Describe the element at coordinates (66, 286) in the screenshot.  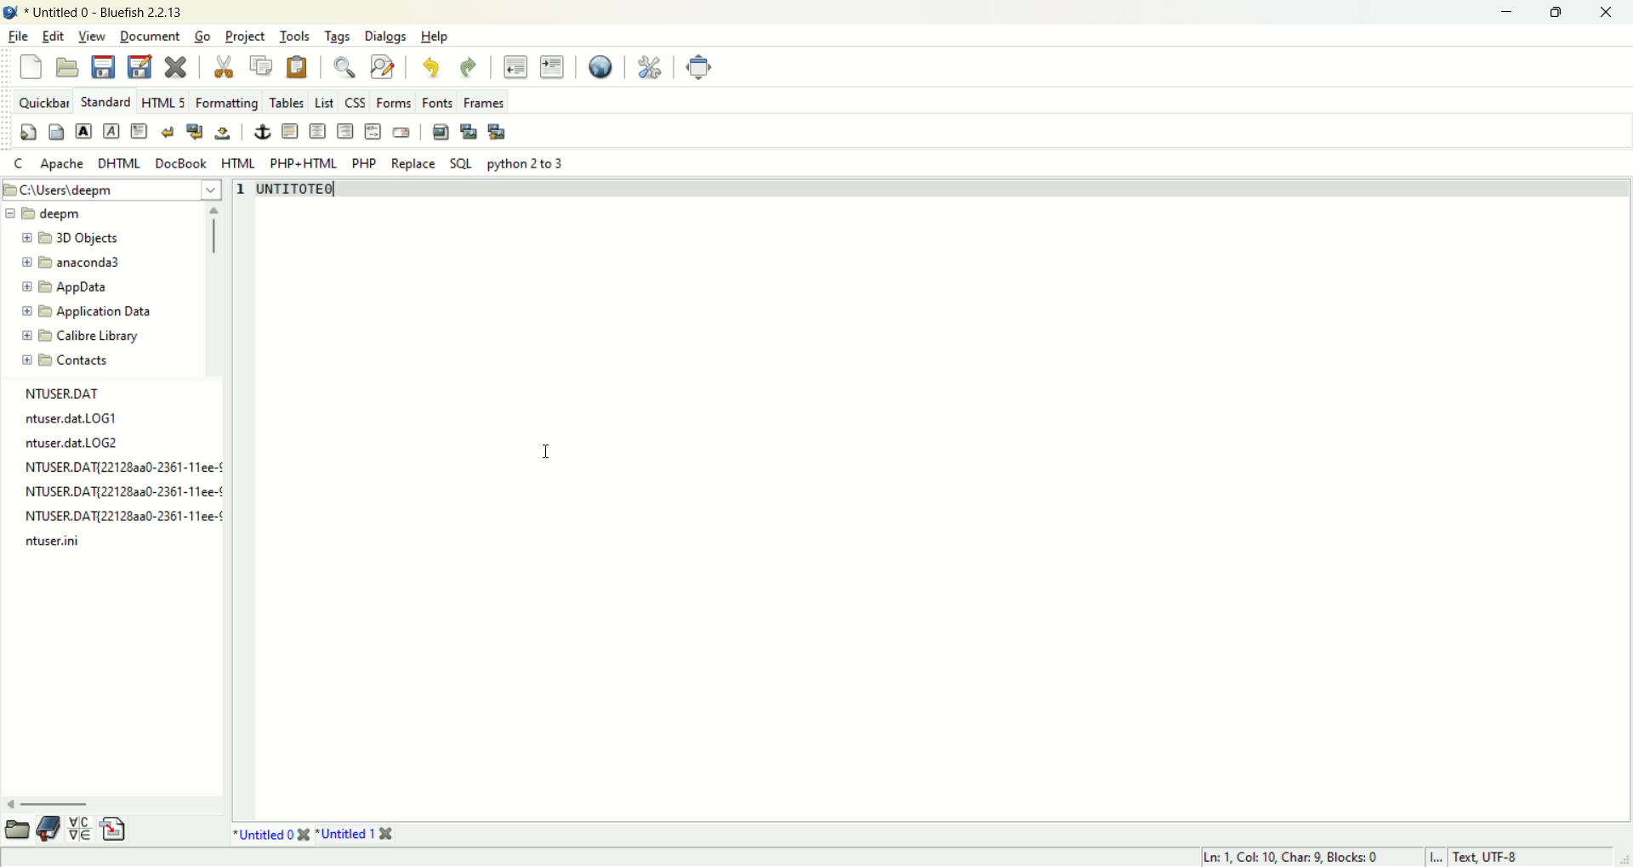
I see `app` at that location.